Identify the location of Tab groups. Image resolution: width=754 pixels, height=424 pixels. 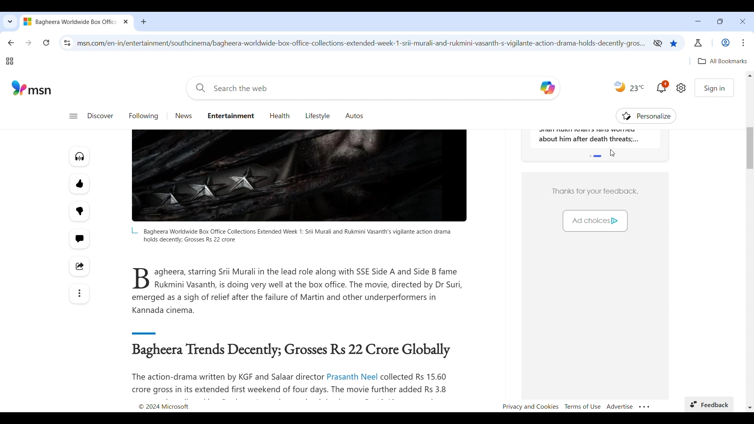
(9, 61).